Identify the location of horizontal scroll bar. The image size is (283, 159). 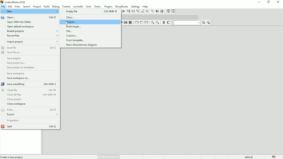
(110, 157).